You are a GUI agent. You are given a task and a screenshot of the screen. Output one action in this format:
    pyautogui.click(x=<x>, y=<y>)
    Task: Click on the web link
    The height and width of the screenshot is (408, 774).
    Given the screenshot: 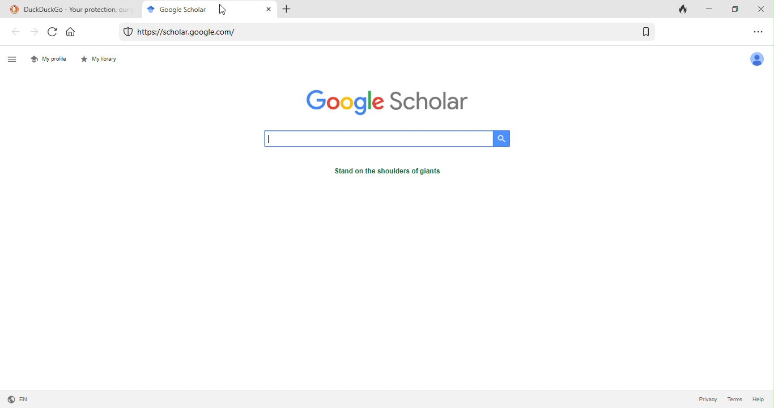 What is the action you would take?
    pyautogui.click(x=372, y=32)
    